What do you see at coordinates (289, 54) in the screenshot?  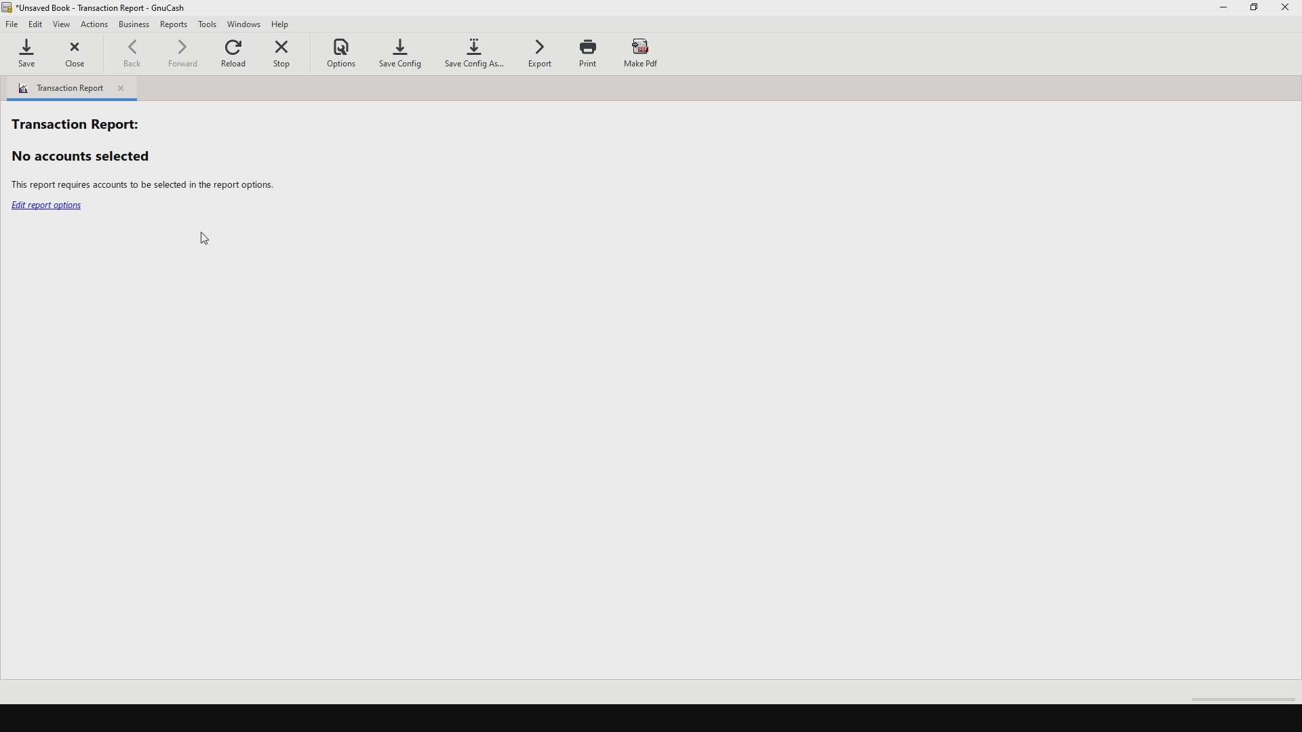 I see `stop` at bounding box center [289, 54].